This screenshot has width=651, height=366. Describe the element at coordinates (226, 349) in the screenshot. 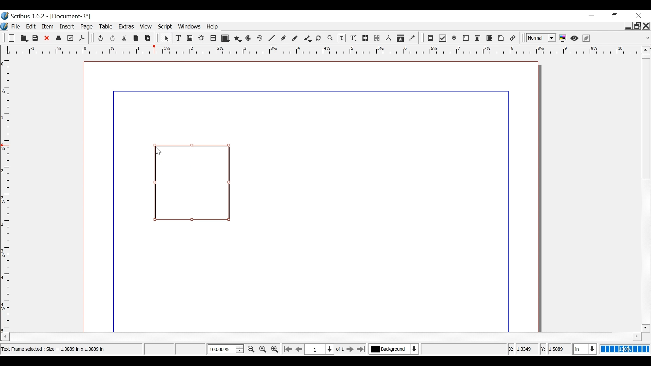

I see `Adjust Zoom` at that location.